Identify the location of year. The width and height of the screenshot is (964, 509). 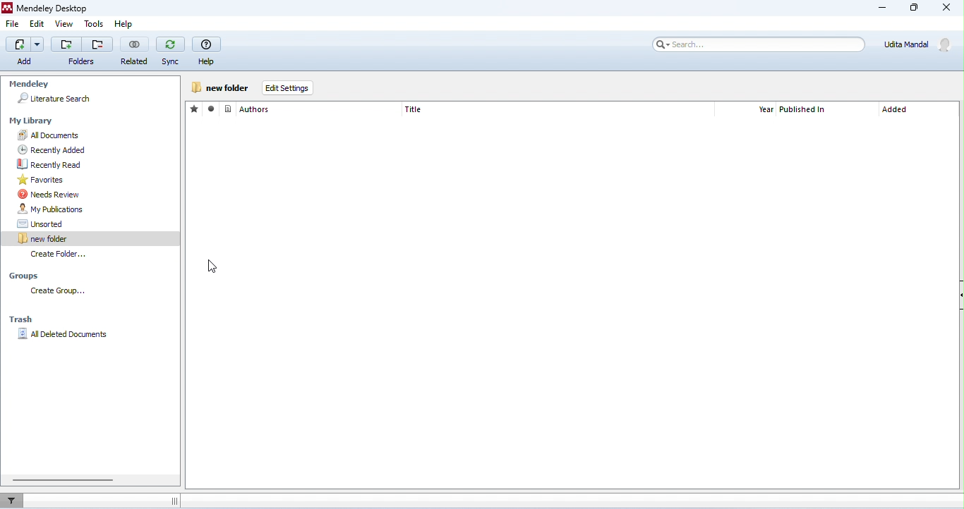
(766, 110).